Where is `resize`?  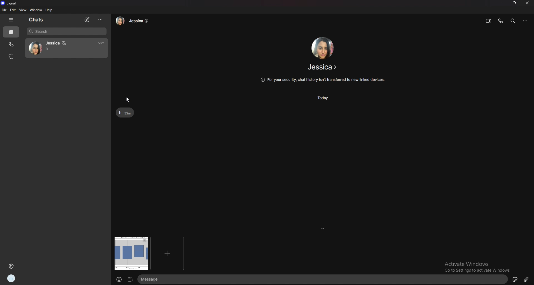
resize is located at coordinates (515, 4).